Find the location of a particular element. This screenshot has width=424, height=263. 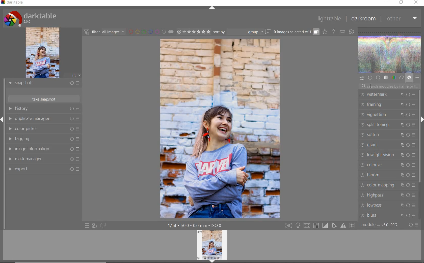

reset or presets and preferences is located at coordinates (414, 225).